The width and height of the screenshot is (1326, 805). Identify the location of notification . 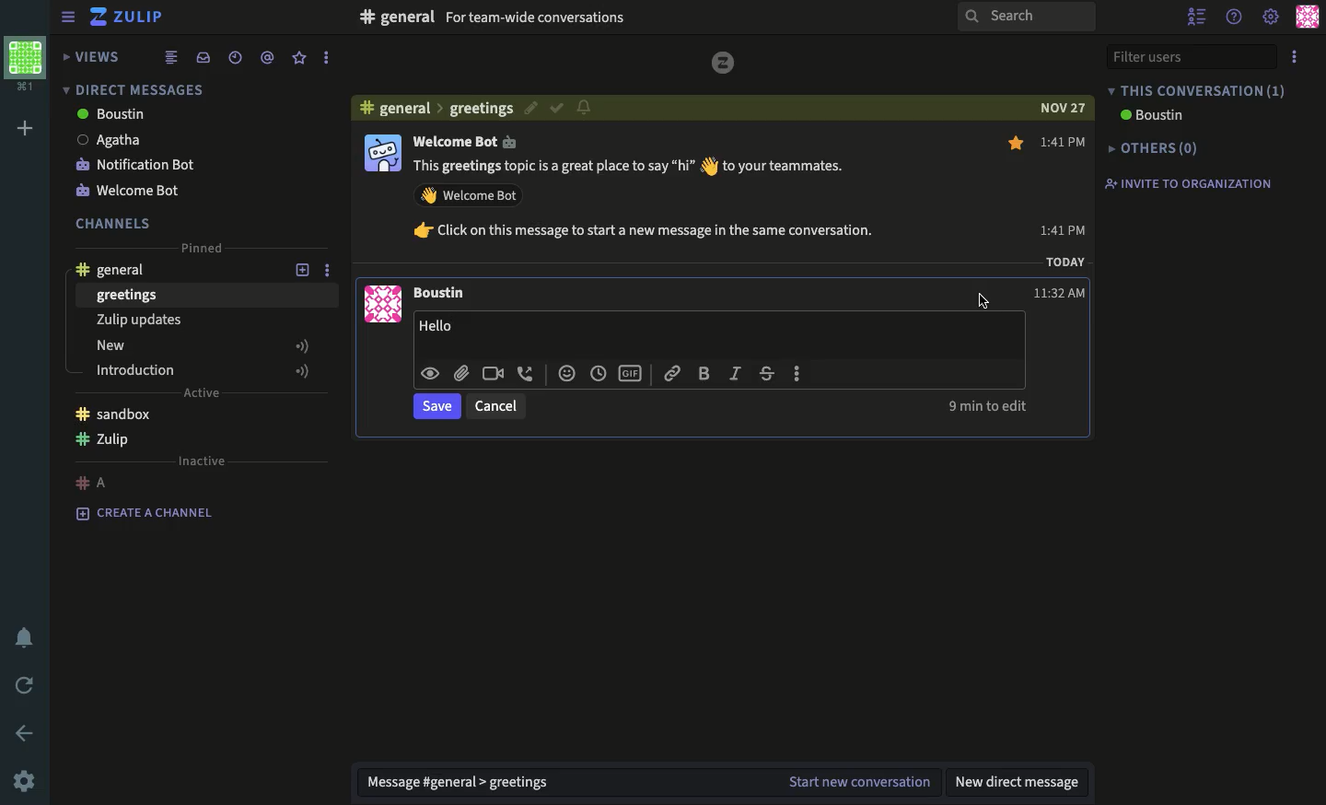
(586, 109).